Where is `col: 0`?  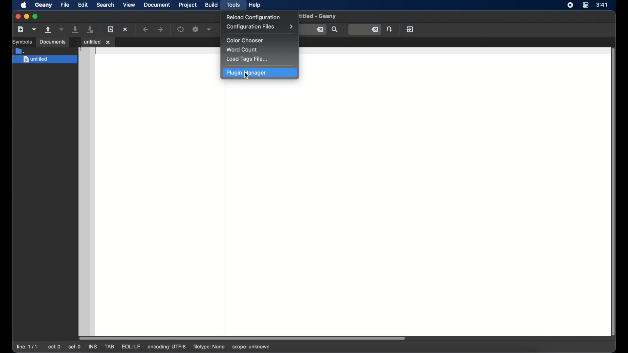 col: 0 is located at coordinates (54, 347).